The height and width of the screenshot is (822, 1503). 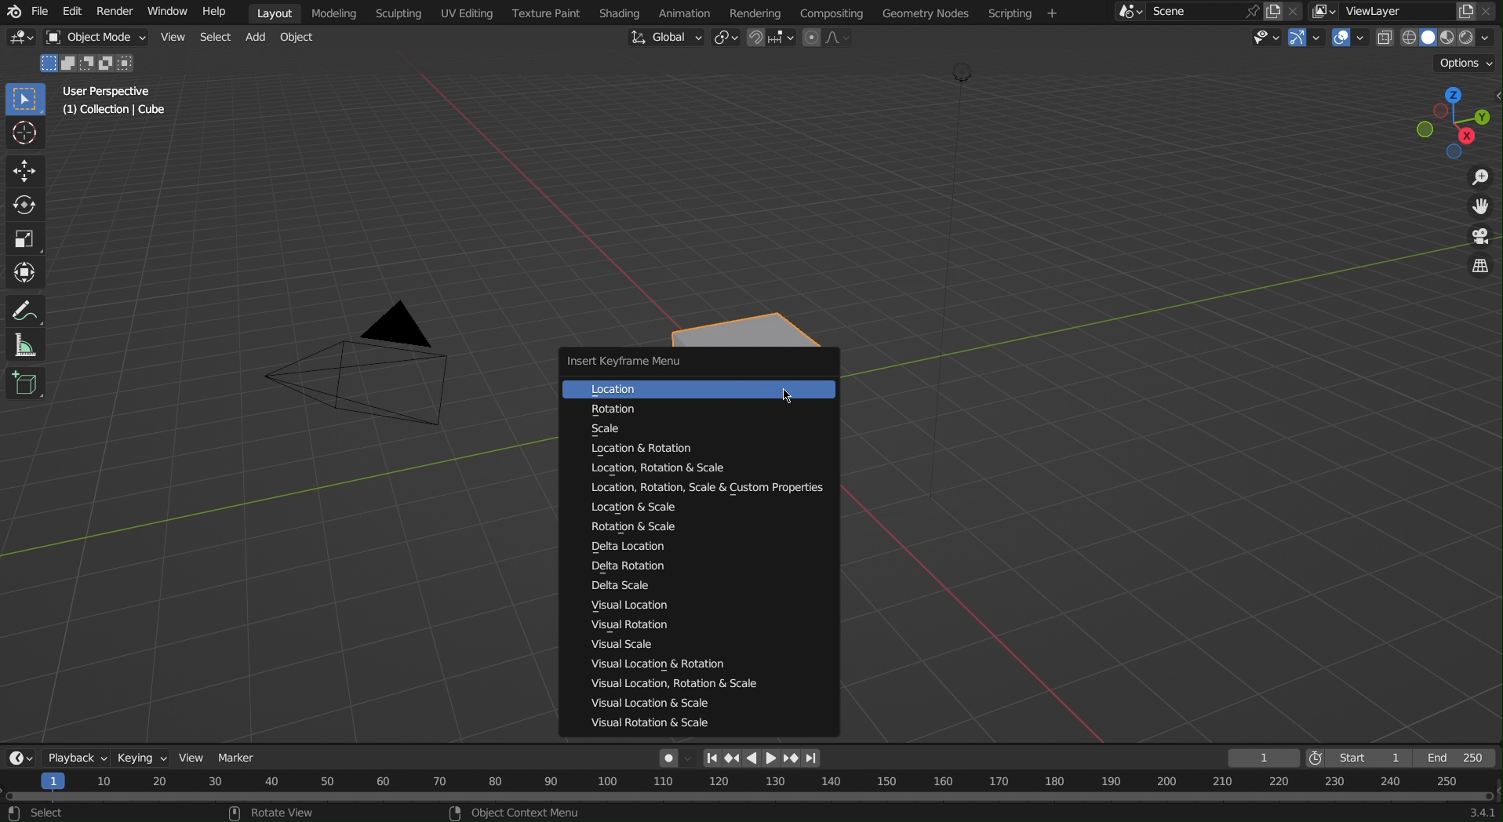 I want to click on left, so click(x=751, y=758).